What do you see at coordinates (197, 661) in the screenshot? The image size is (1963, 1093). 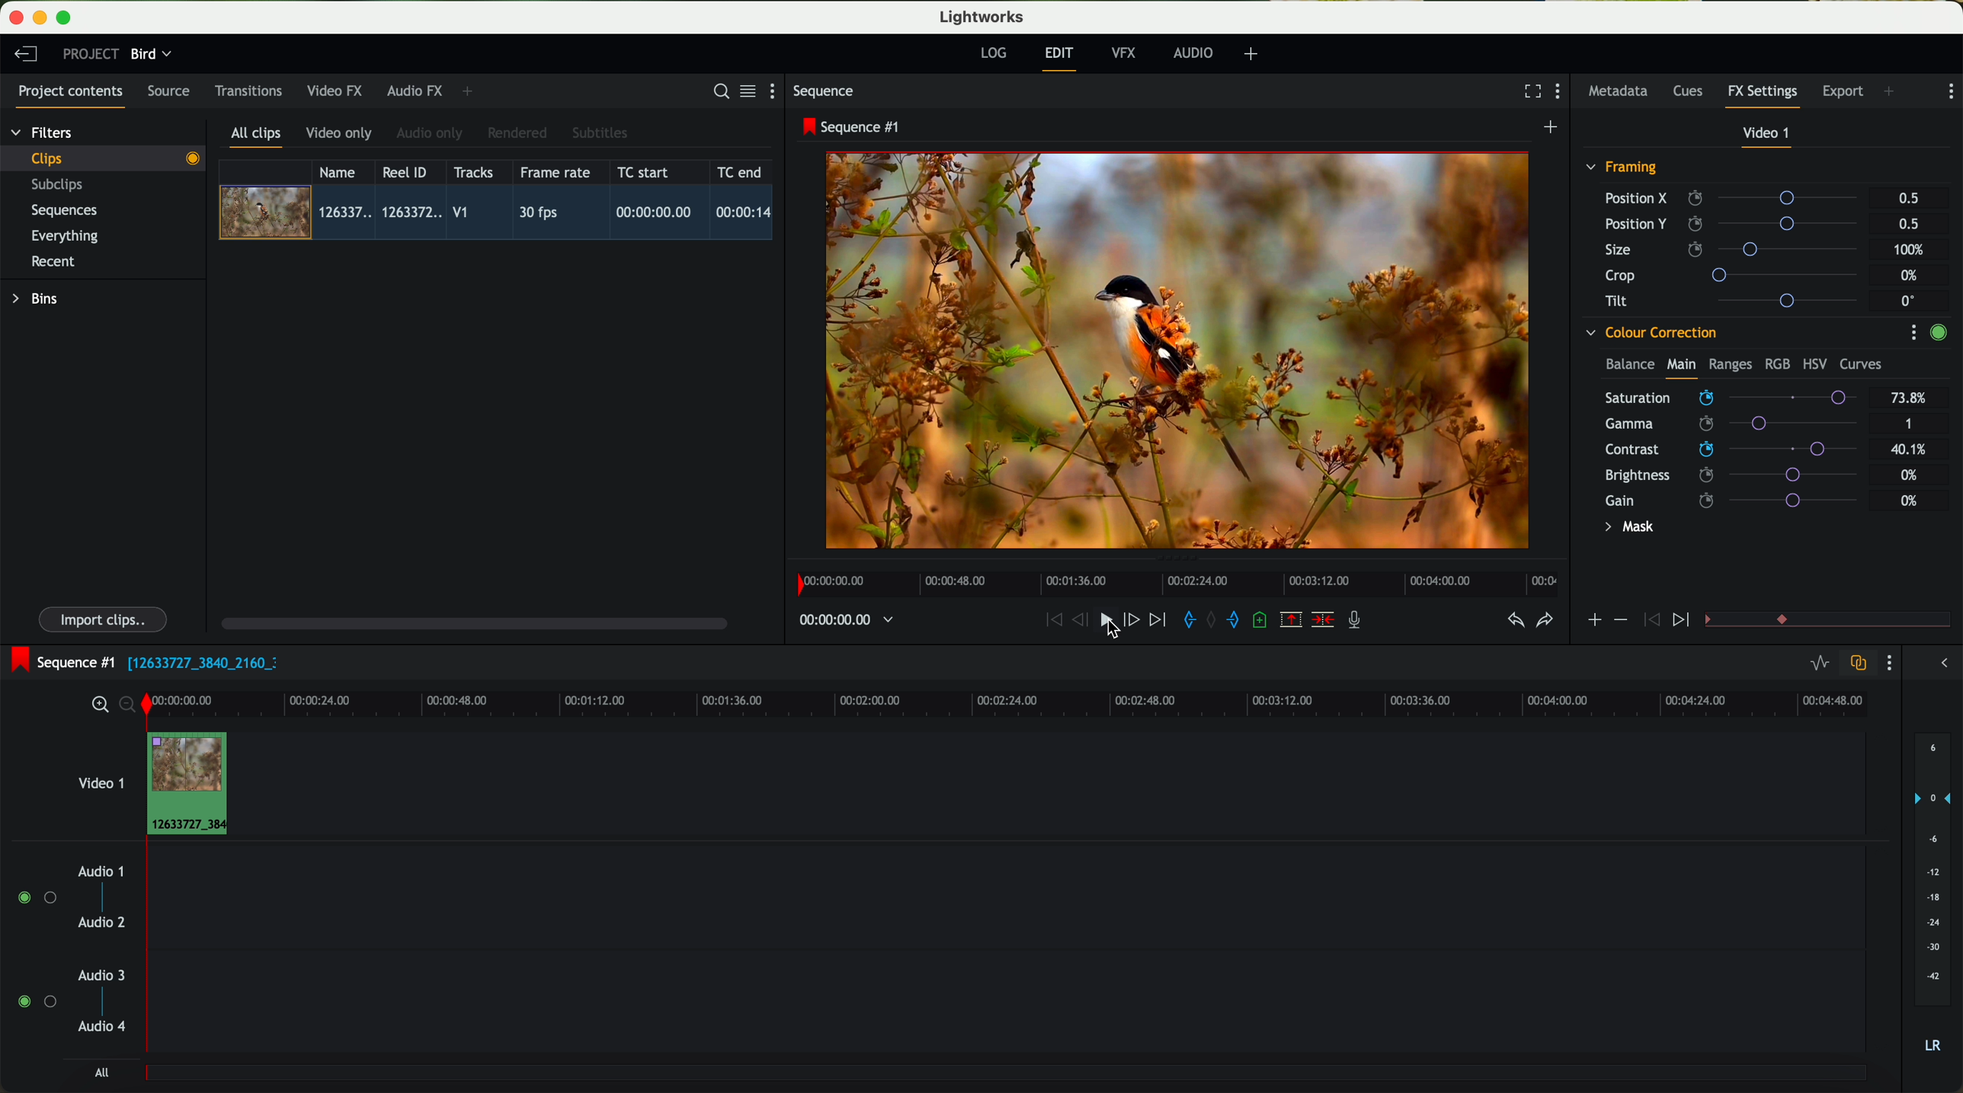 I see `black` at bounding box center [197, 661].